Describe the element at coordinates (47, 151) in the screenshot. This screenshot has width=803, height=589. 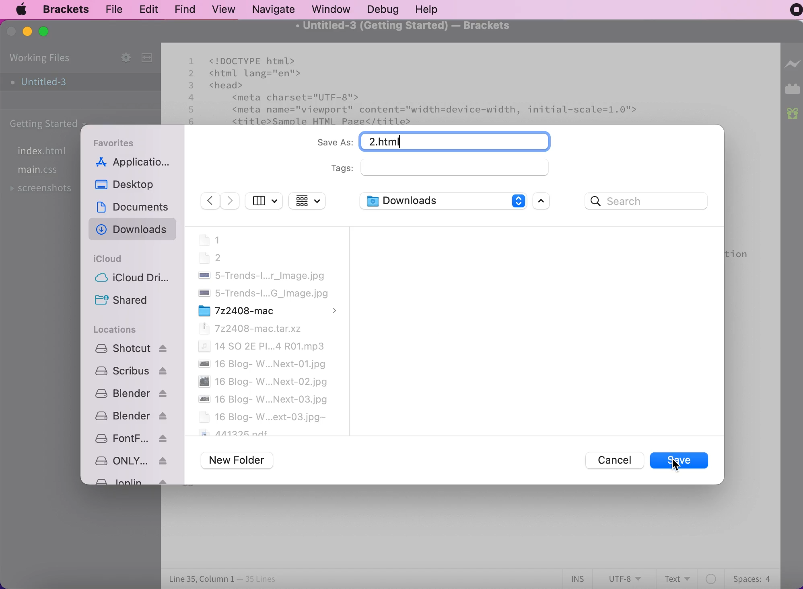
I see `file index.html` at that location.